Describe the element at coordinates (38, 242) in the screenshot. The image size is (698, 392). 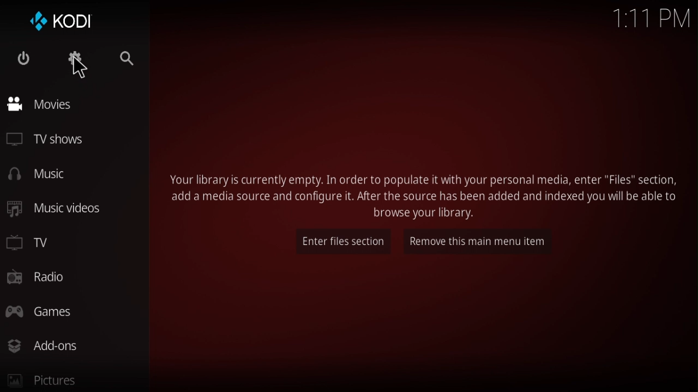
I see `TV` at that location.